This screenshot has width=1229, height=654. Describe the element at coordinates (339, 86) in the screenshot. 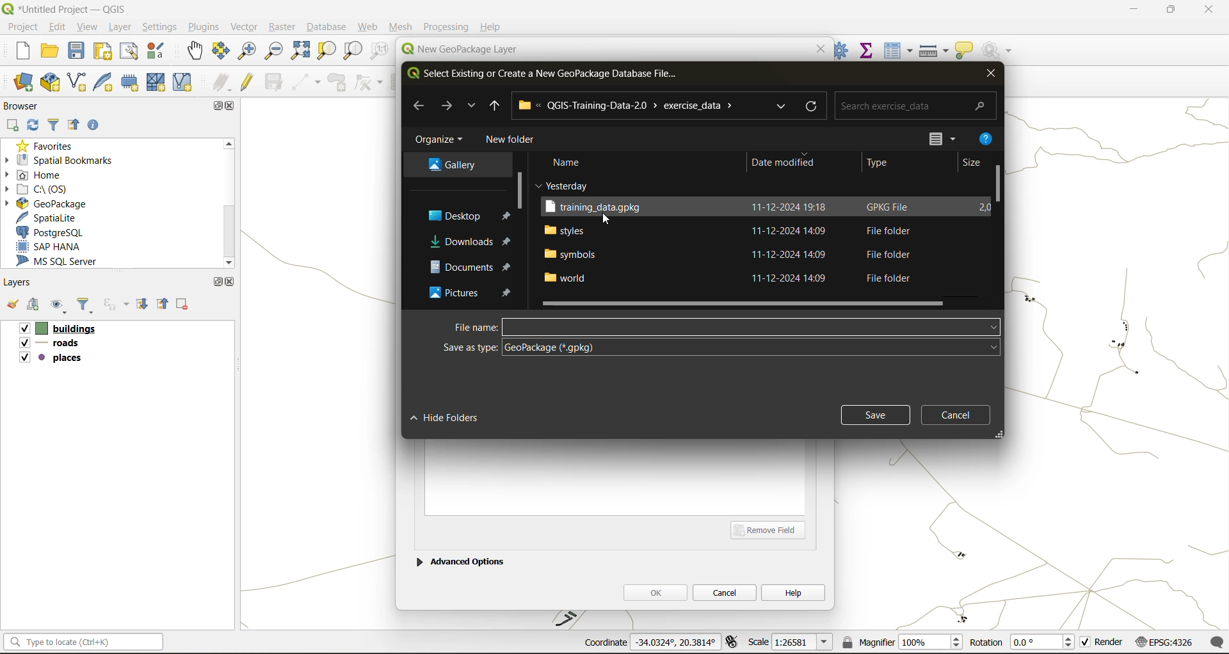

I see `add polygon` at that location.